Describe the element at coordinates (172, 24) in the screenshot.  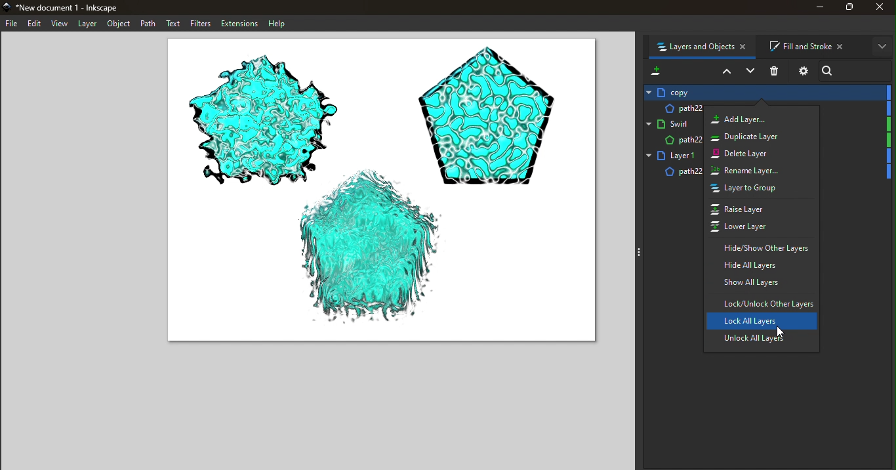
I see `Text` at that location.